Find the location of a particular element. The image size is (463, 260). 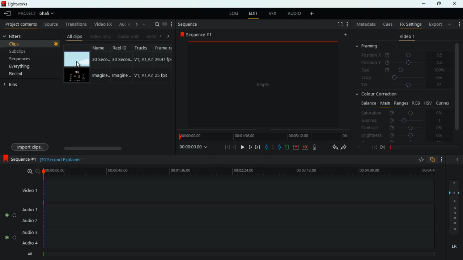

minimize is located at coordinates (457, 159).